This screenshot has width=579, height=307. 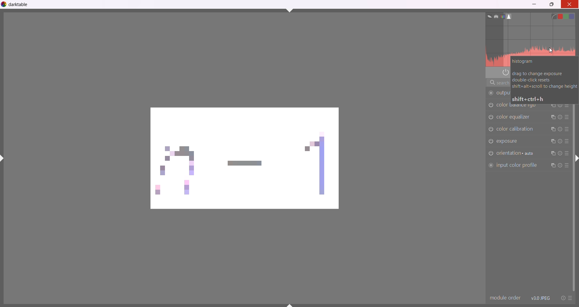 I want to click on reset parameters, so click(x=560, y=141).